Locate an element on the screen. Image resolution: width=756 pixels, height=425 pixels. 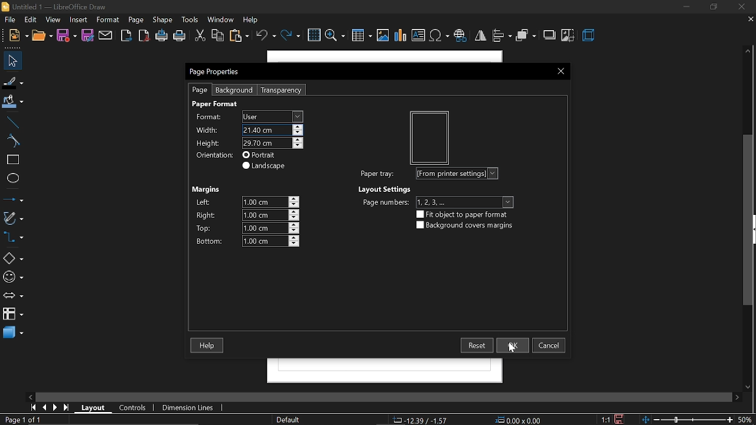
Page 1 of 1 - current page is located at coordinates (24, 420).